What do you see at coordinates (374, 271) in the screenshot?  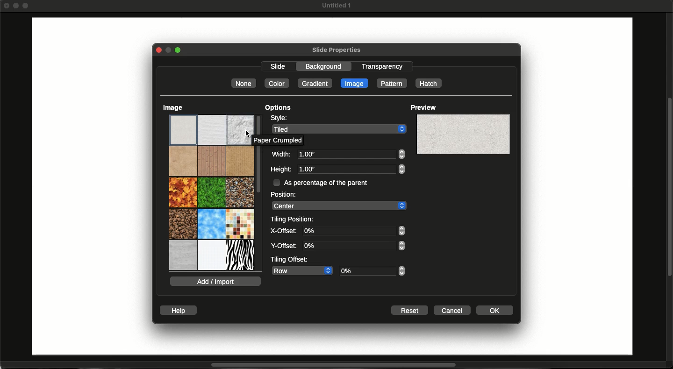 I see `0%` at bounding box center [374, 271].